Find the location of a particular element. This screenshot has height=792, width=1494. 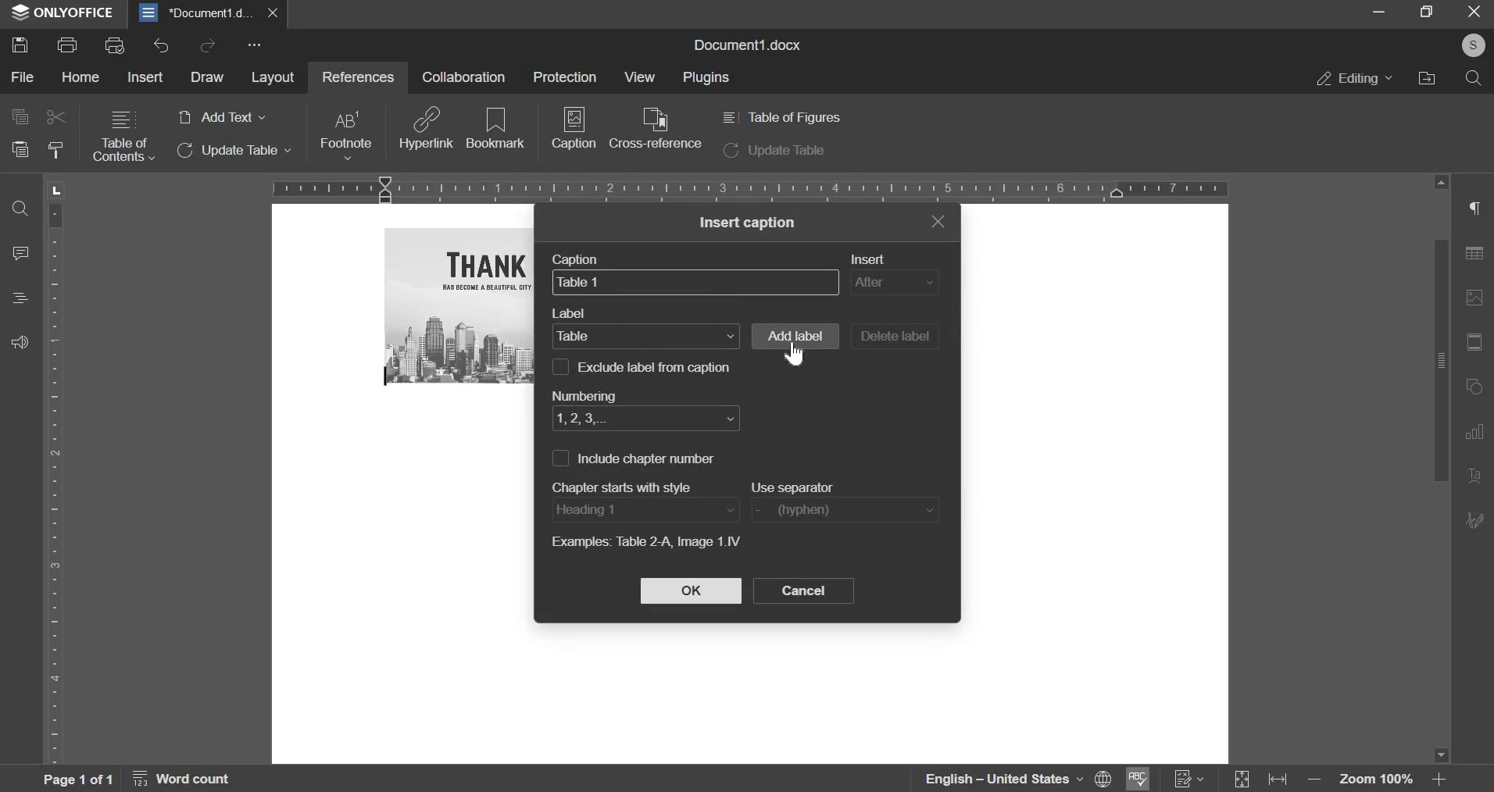

Edit is located at coordinates (1476, 519).